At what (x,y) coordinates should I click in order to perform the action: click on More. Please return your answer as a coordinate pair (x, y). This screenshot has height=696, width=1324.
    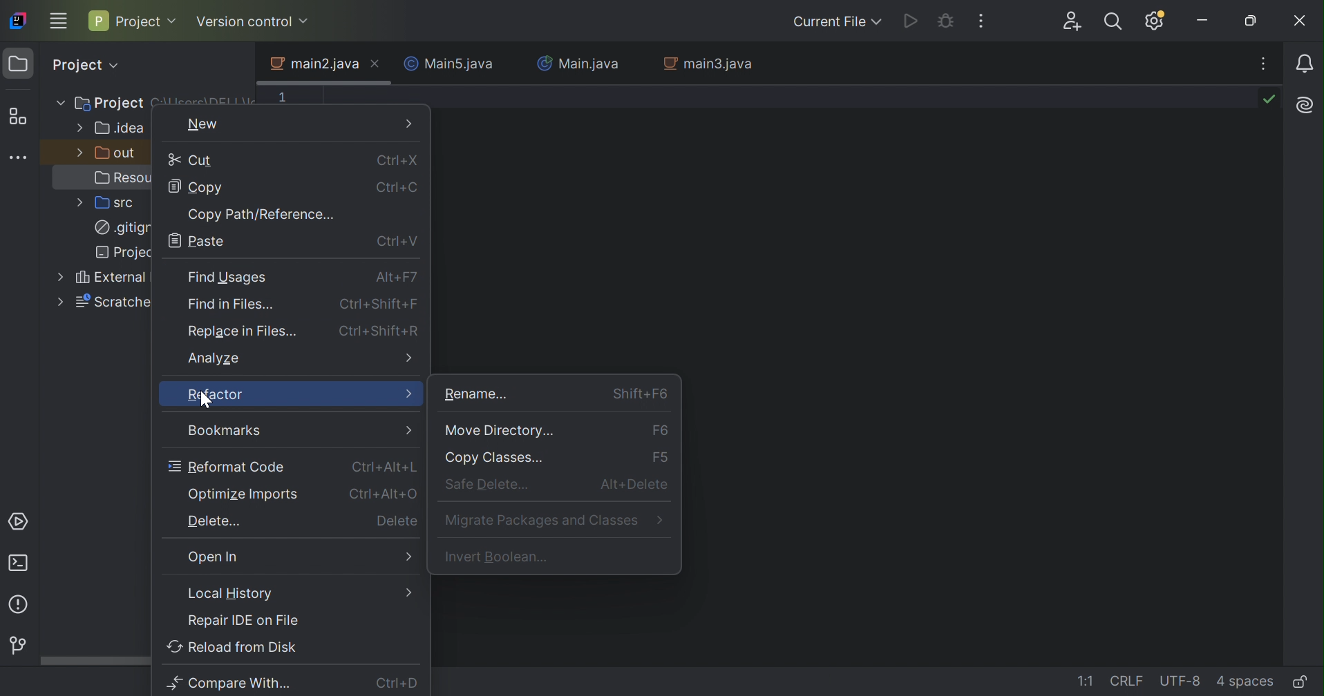
    Looking at the image, I should click on (408, 124).